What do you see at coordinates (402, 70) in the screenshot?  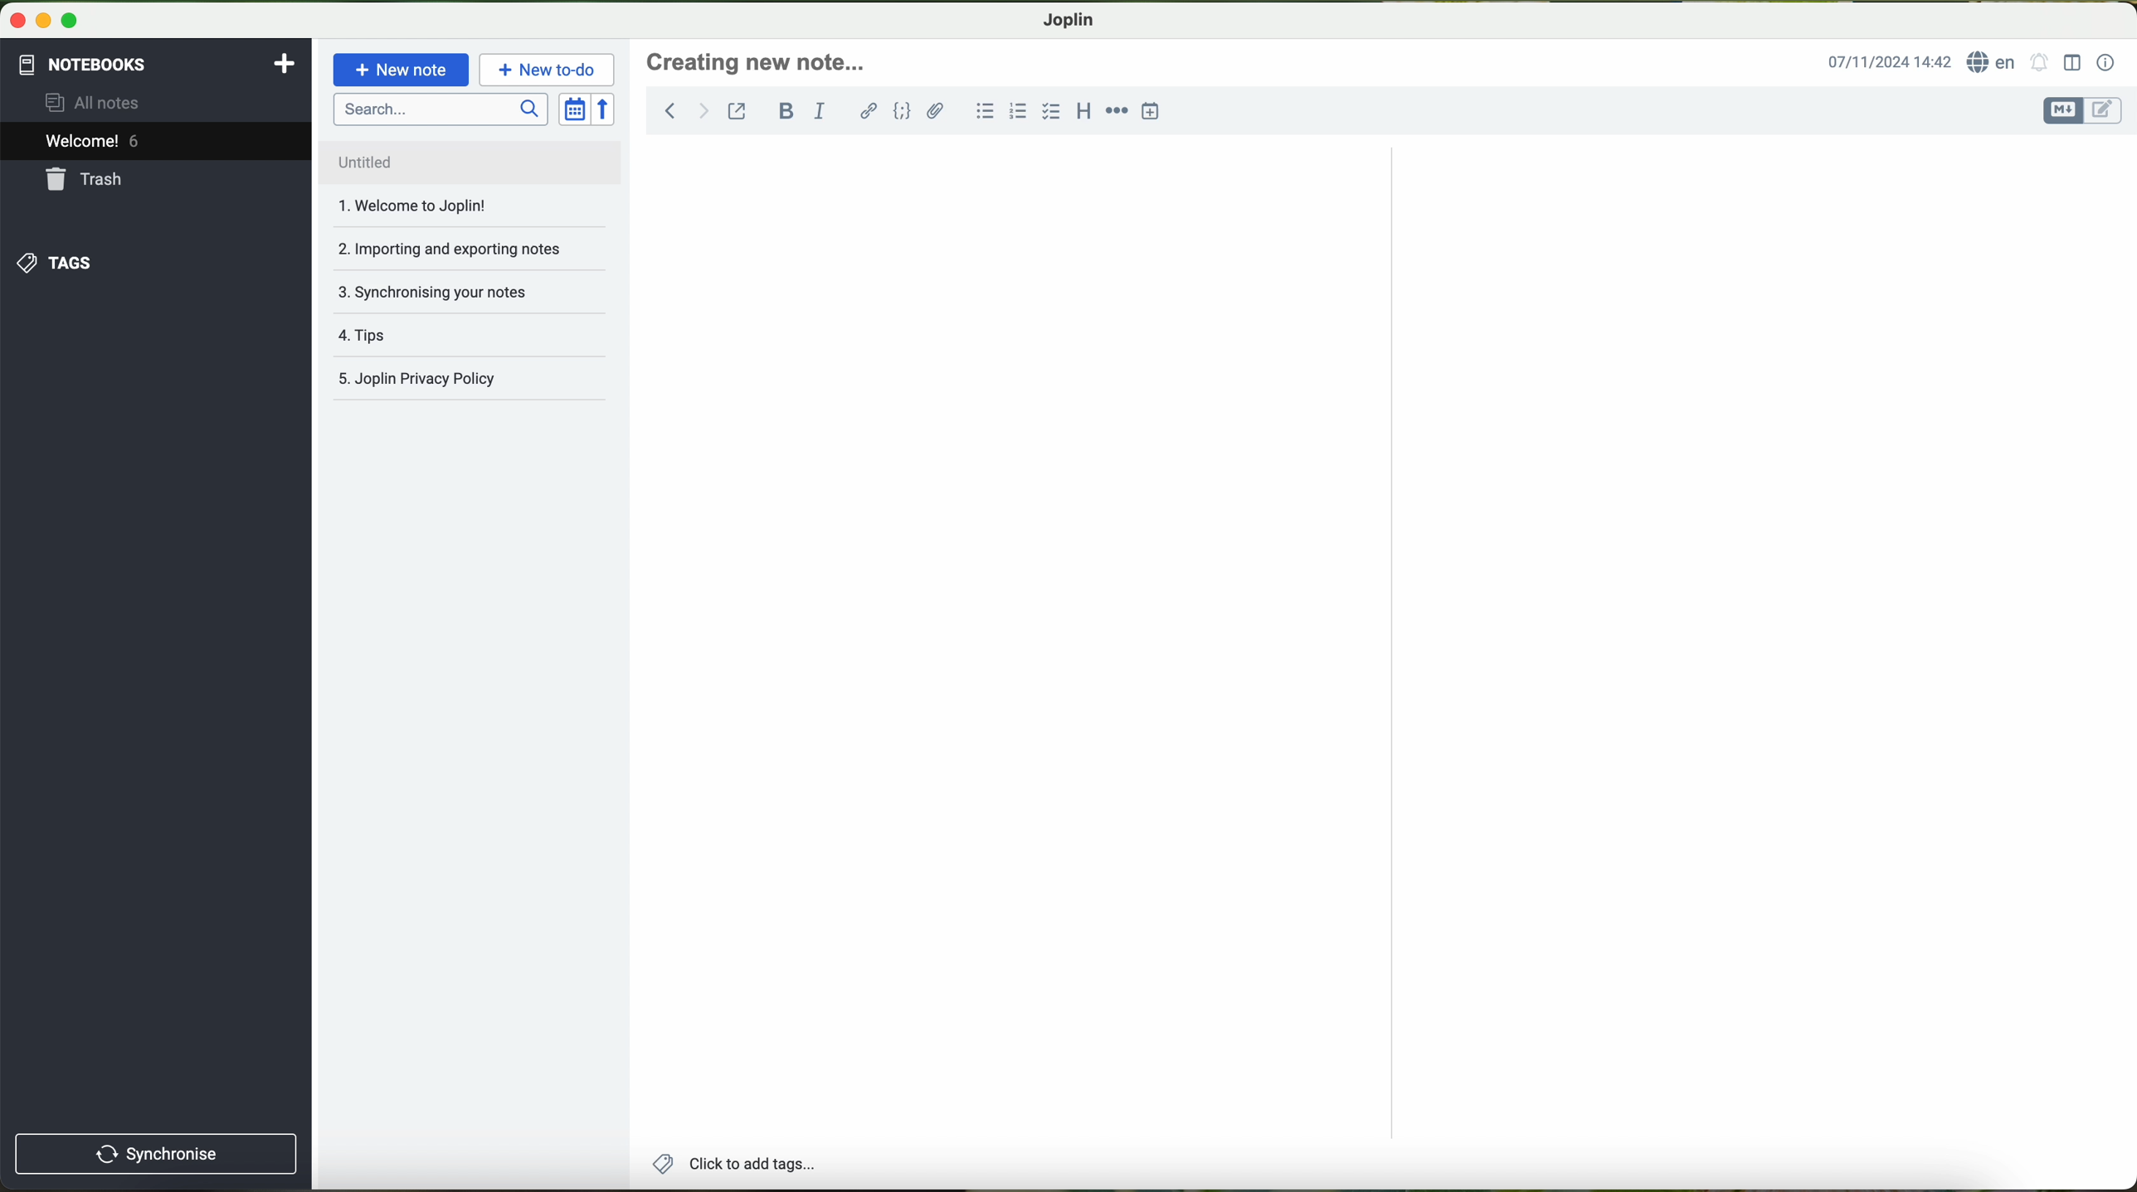 I see `new note button` at bounding box center [402, 70].